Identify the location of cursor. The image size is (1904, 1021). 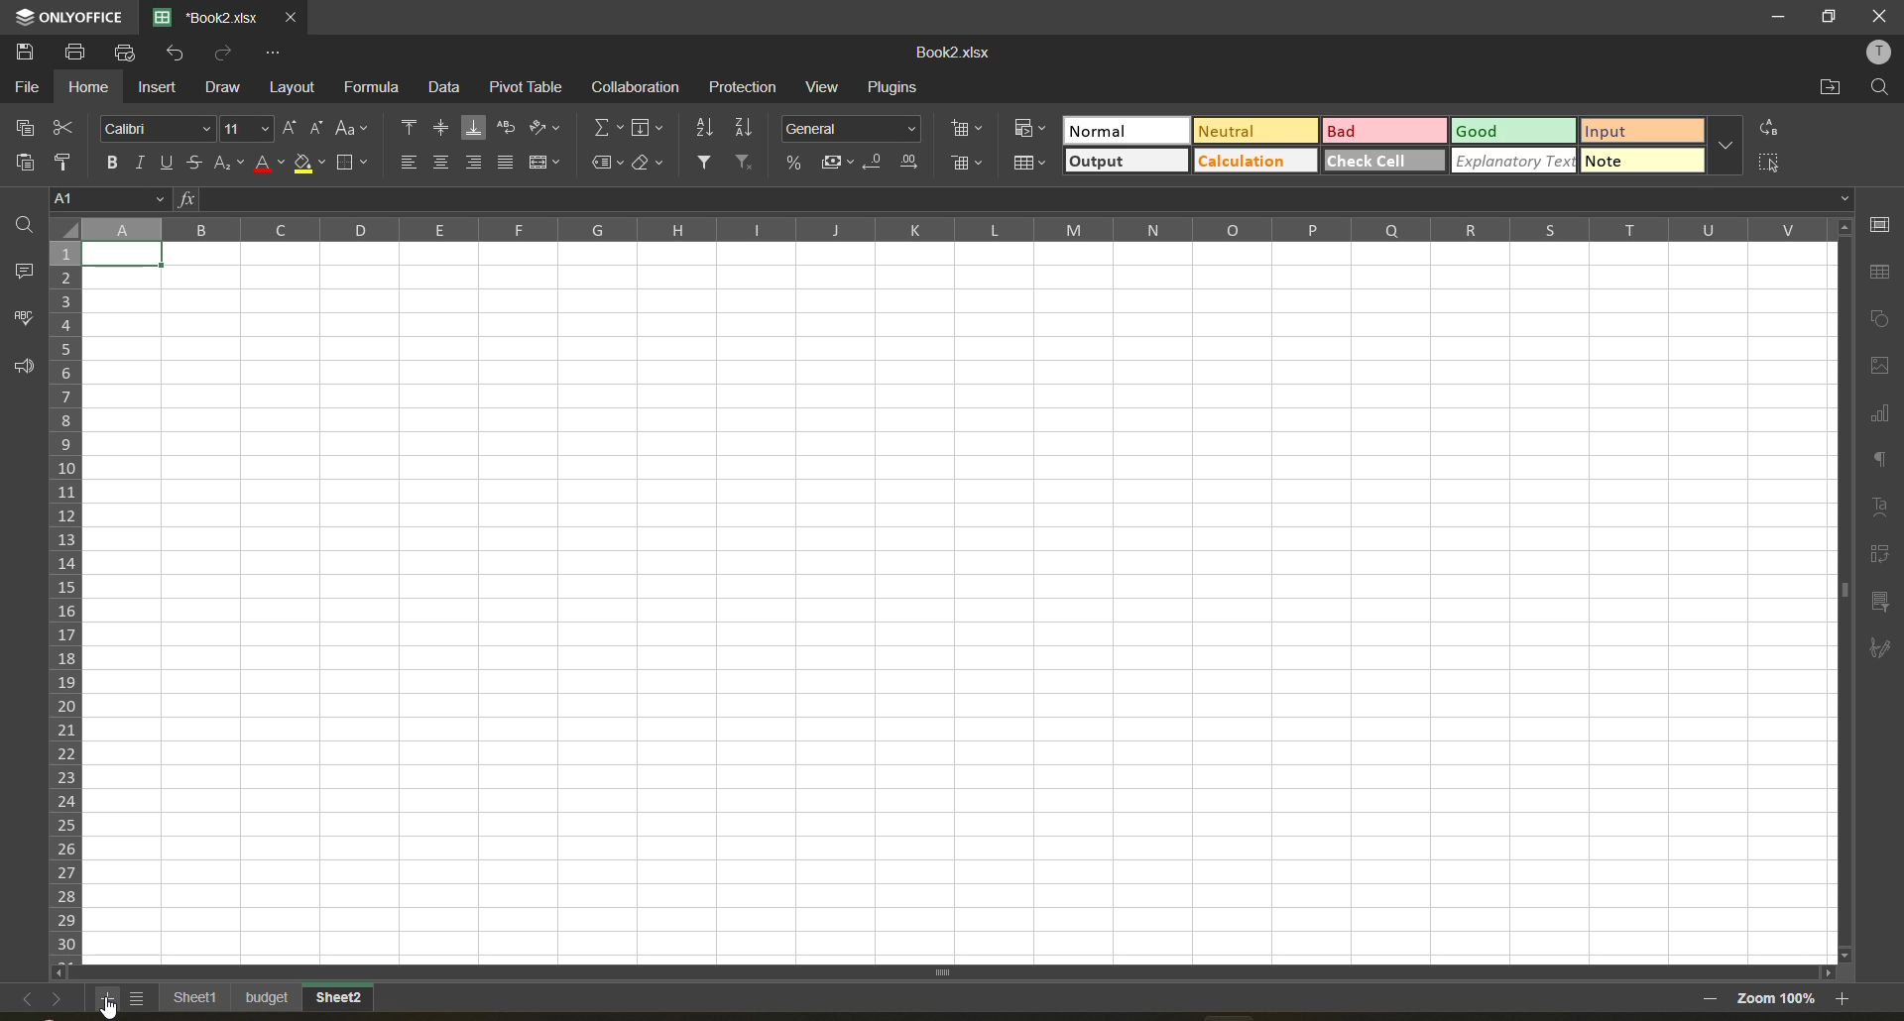
(110, 1004).